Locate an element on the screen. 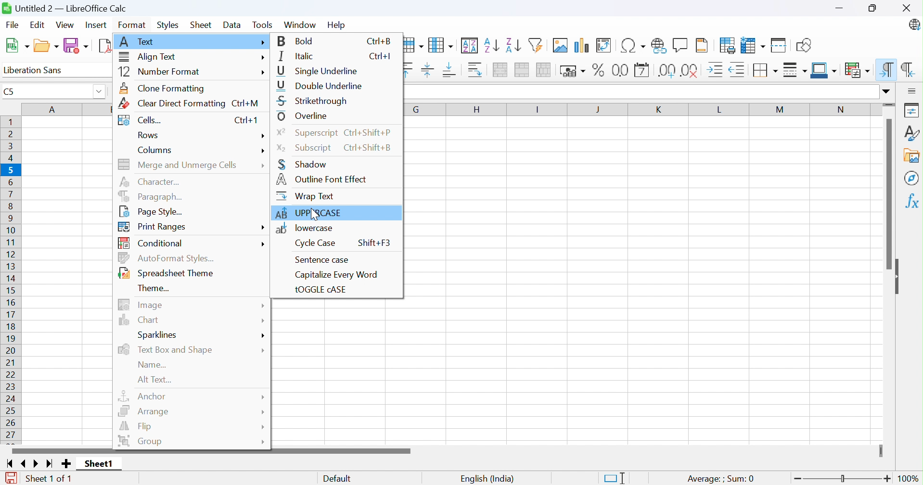 The width and height of the screenshot is (923, 485). Sentense case is located at coordinates (321, 258).